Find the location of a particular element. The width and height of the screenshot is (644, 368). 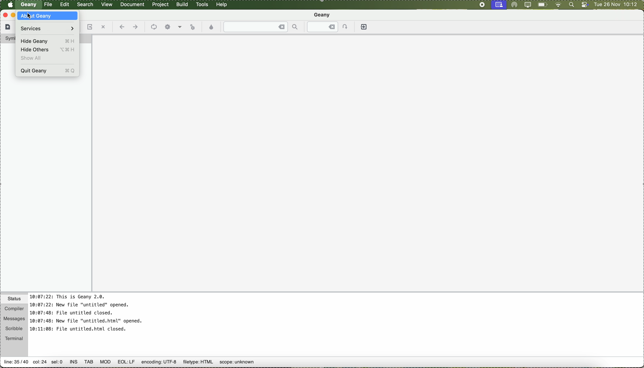

click on Geany is located at coordinates (29, 6).